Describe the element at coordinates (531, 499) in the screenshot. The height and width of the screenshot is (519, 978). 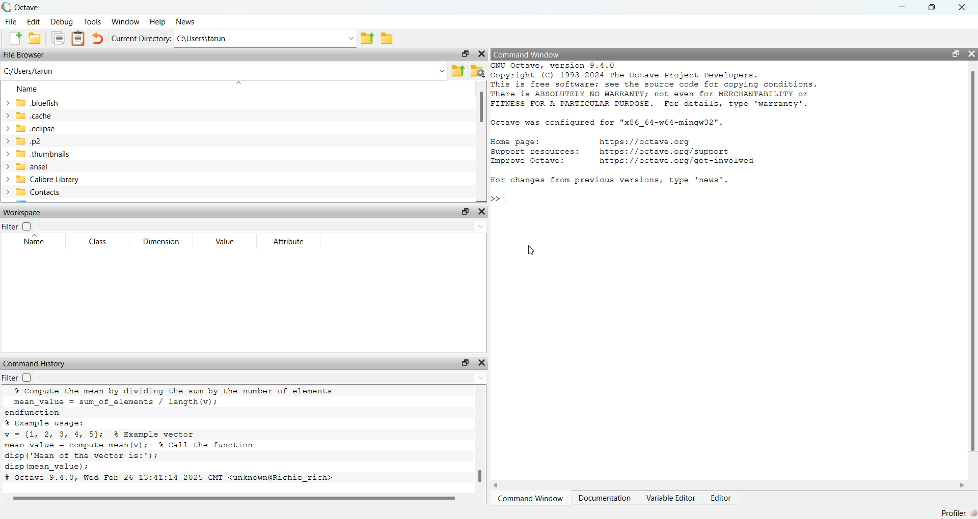
I see `Command Window` at that location.